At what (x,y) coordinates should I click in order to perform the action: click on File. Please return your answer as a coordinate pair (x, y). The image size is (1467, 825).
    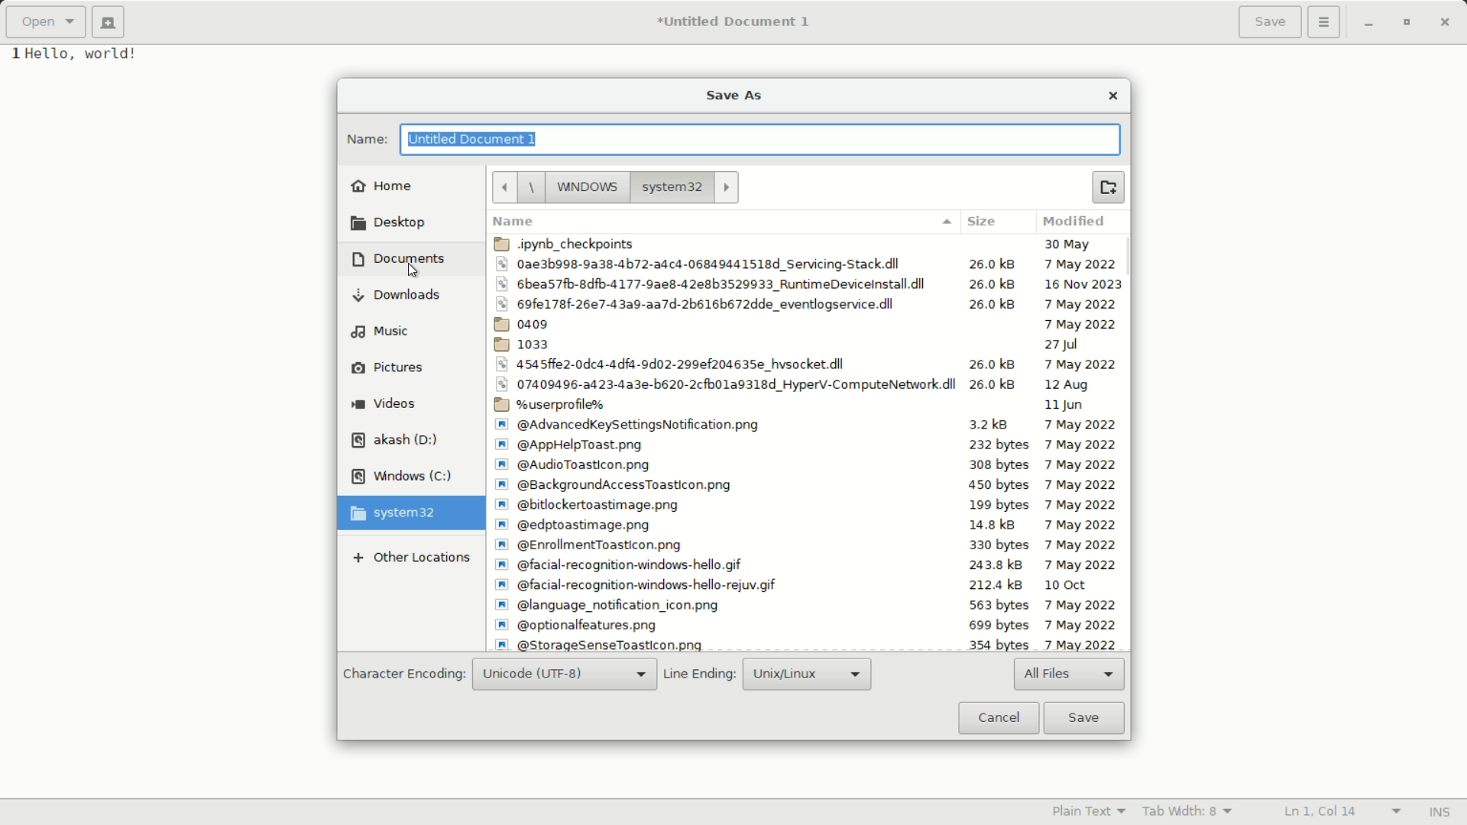
    Looking at the image, I should click on (809, 283).